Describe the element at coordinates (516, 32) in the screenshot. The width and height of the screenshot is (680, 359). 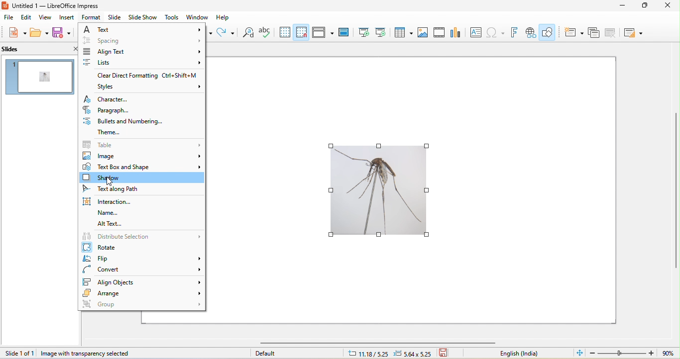
I see `fontwork text` at that location.